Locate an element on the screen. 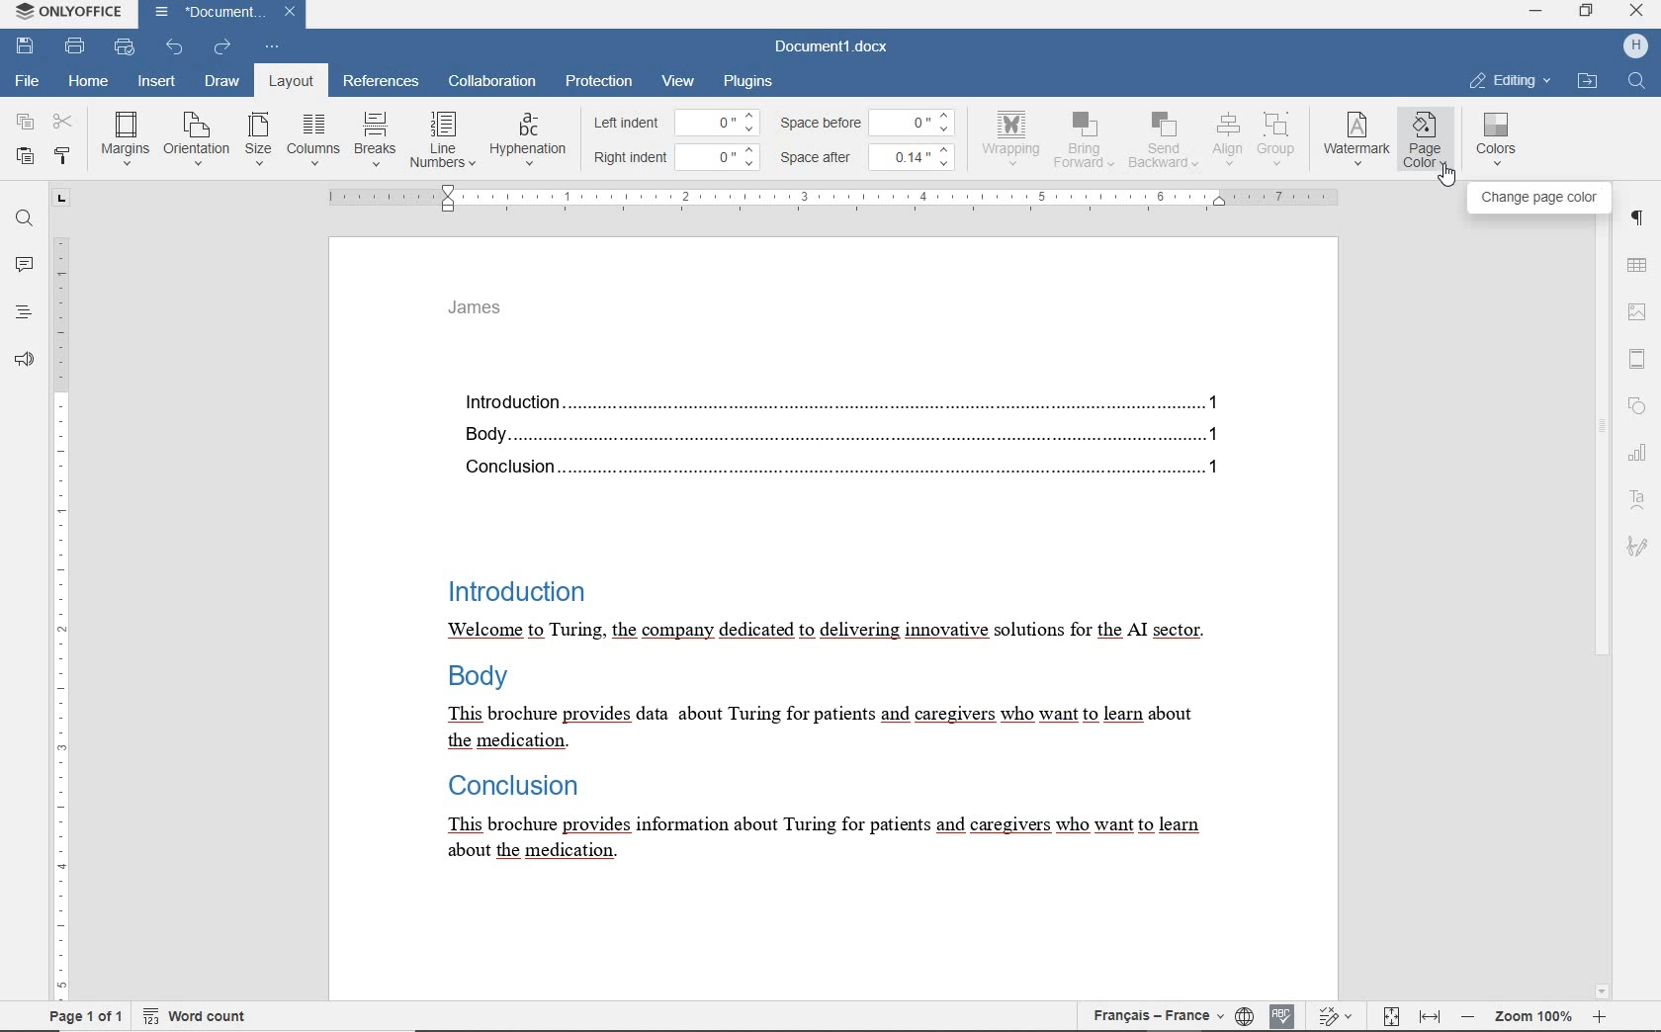 This screenshot has height=1032, width=1661. orientation is located at coordinates (195, 137).